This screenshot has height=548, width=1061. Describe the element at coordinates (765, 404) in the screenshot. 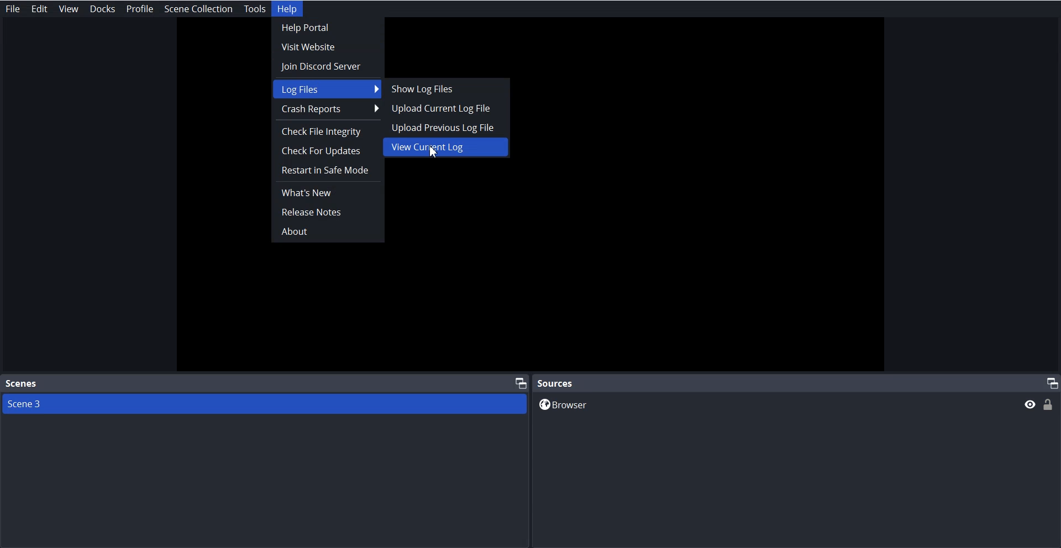

I see `Browser` at that location.